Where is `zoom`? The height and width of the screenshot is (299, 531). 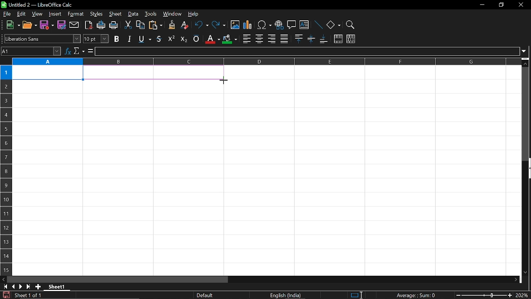 zoom is located at coordinates (351, 24).